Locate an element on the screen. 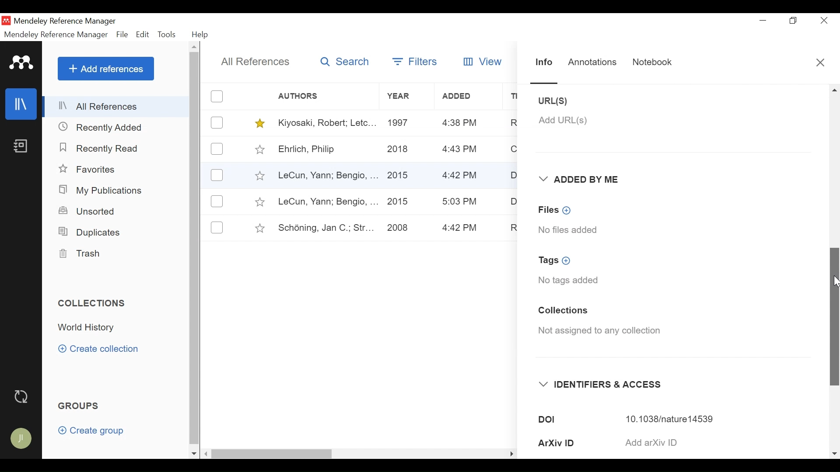 The image size is (840, 472). Annotations is located at coordinates (592, 61).